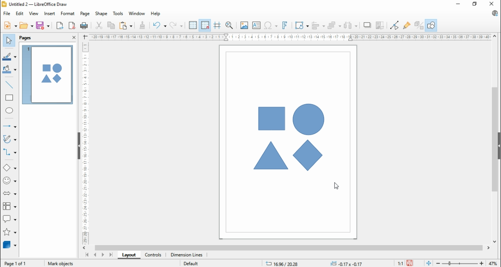  I want to click on vertical scale, so click(84, 142).